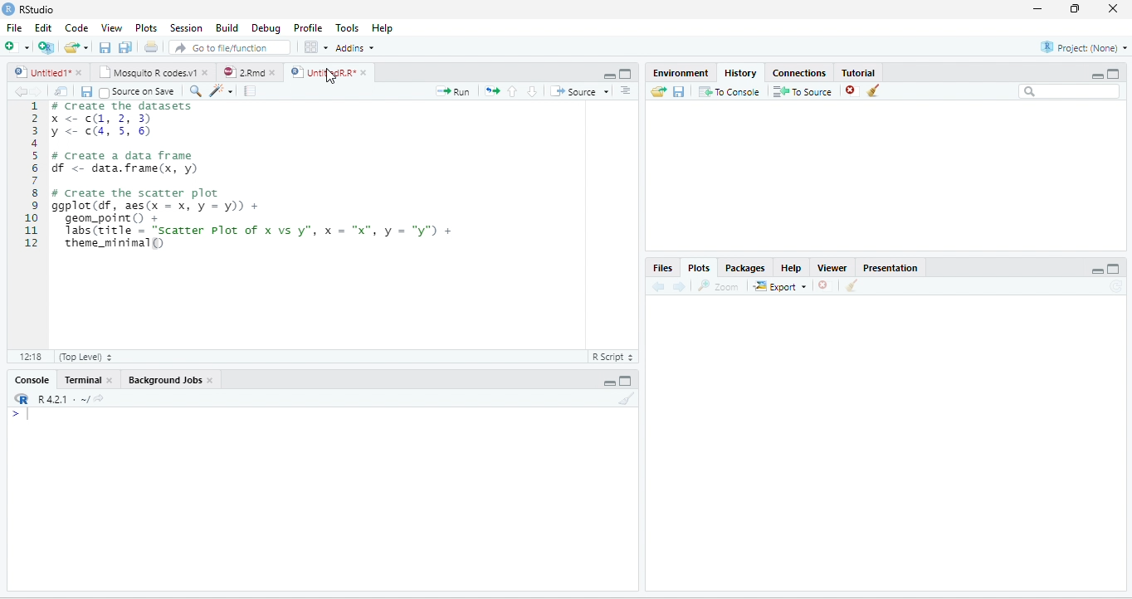  Describe the element at coordinates (1076, 9) in the screenshot. I see `restore` at that location.